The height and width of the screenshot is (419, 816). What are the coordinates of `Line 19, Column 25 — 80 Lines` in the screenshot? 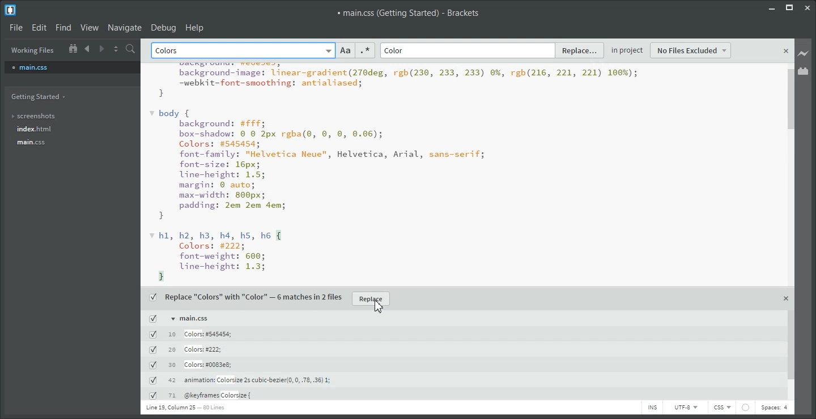 It's located at (185, 407).